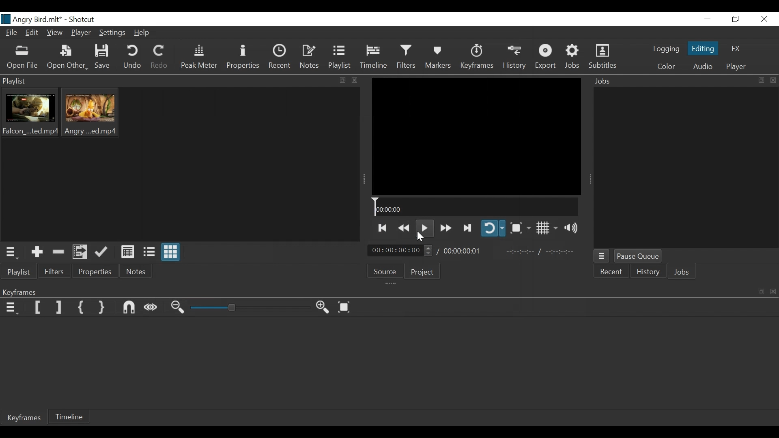 This screenshot has width=779, height=438. I want to click on Player, so click(81, 33).